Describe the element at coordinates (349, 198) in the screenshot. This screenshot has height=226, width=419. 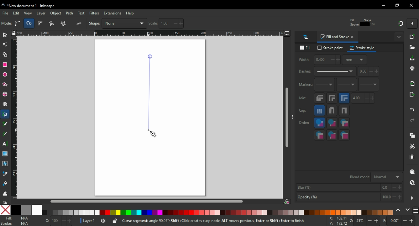
I see `opacity` at that location.